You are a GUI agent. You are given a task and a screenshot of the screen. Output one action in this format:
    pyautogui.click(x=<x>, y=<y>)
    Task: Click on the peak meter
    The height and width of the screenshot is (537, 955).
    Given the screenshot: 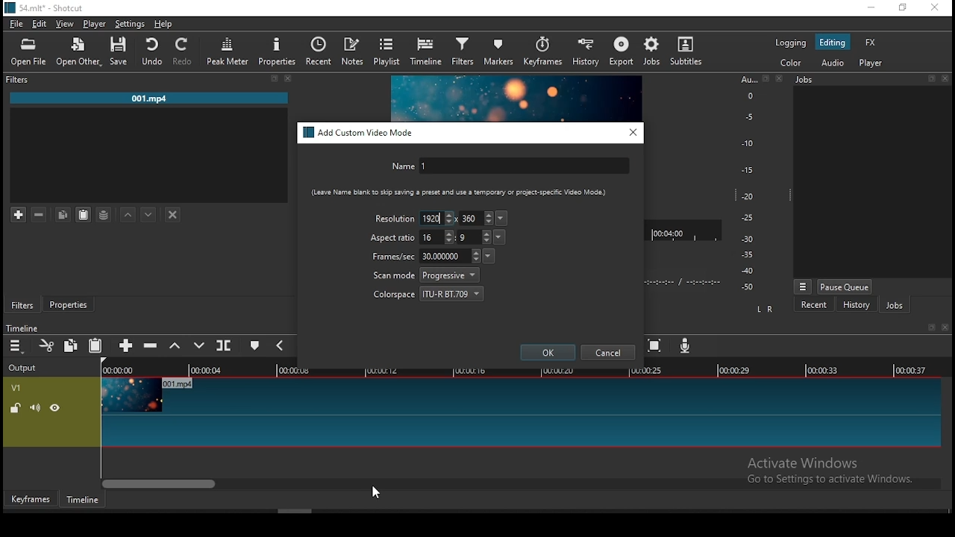 What is the action you would take?
    pyautogui.click(x=228, y=51)
    